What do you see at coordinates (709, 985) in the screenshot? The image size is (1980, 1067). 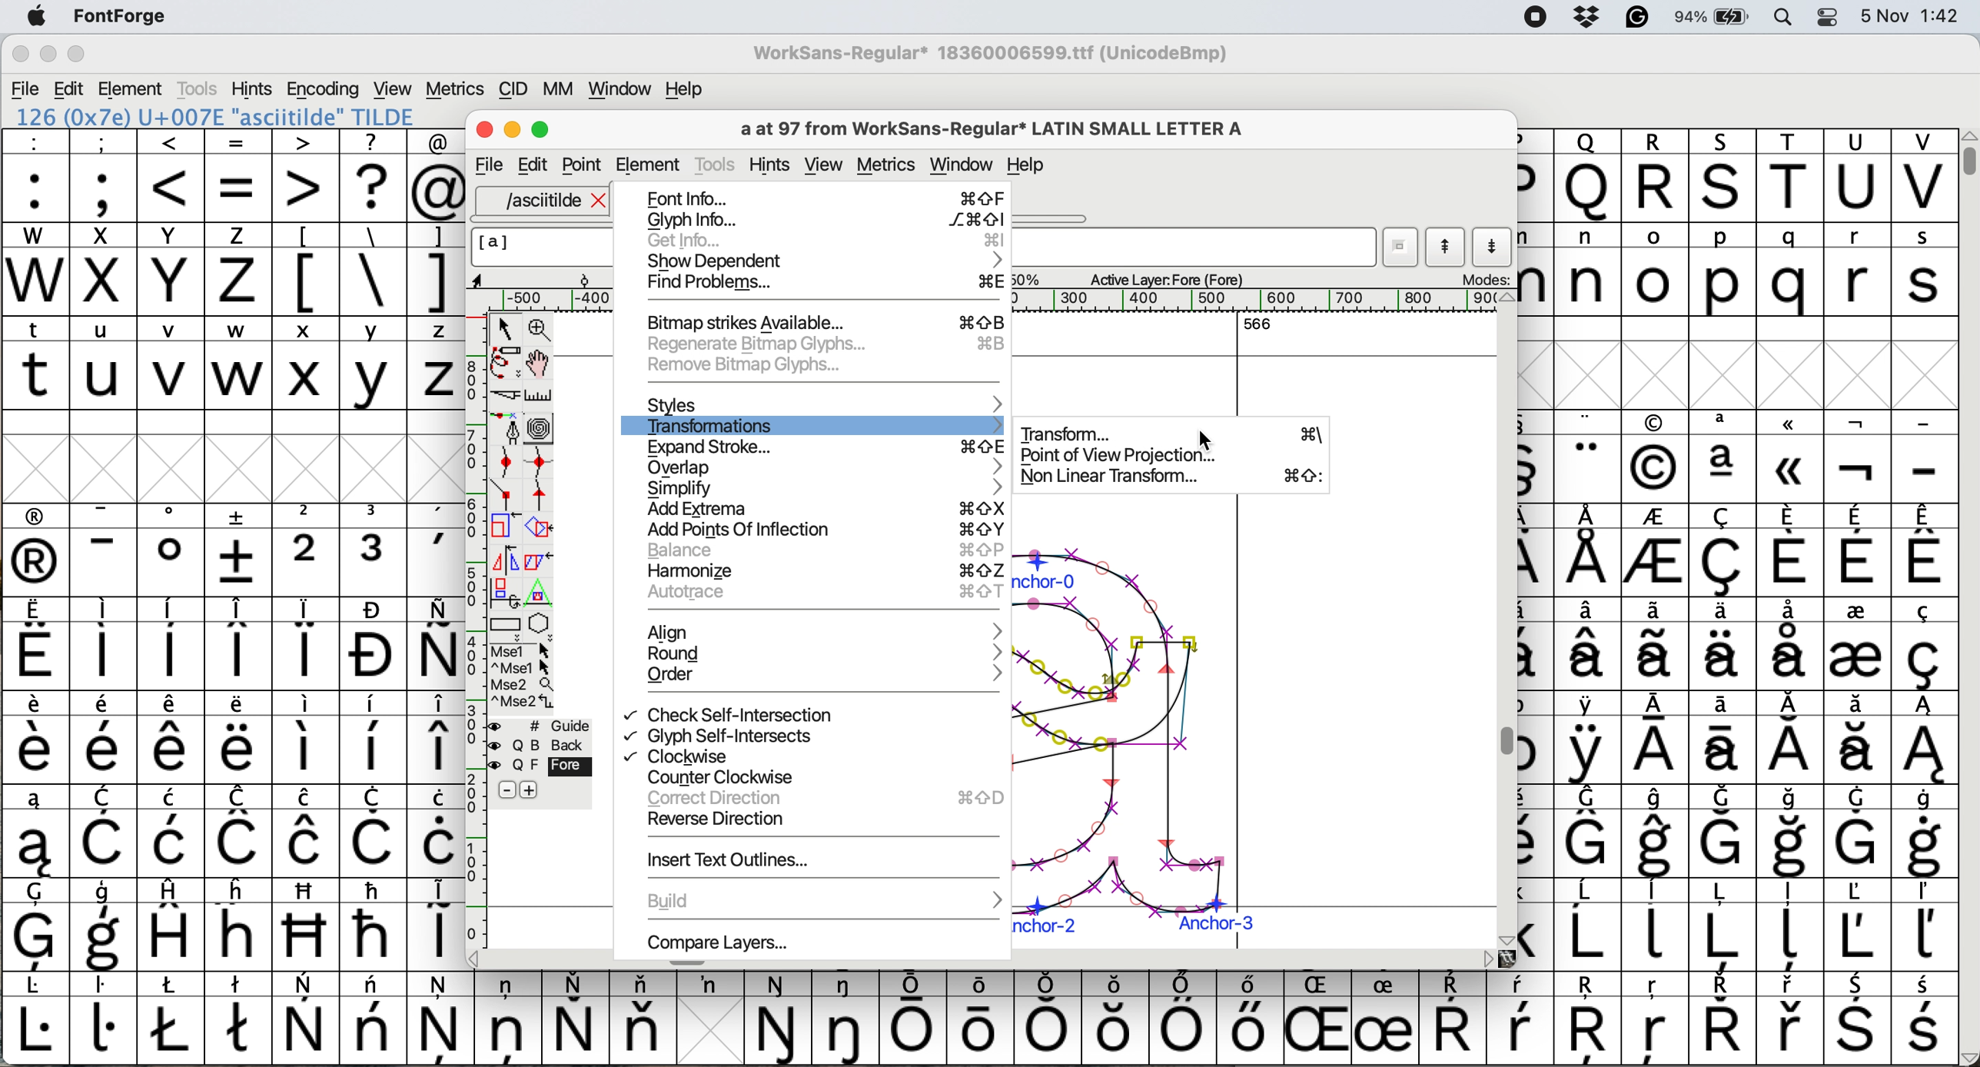 I see `symbol` at bounding box center [709, 985].